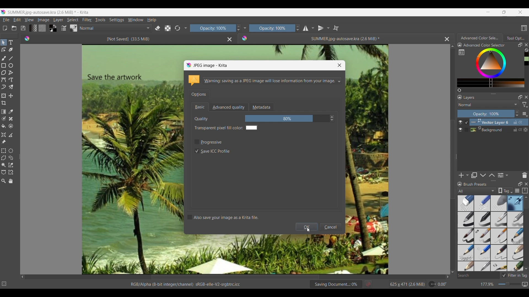  Describe the element at coordinates (460, 45) in the screenshot. I see `Lock color panel` at that location.